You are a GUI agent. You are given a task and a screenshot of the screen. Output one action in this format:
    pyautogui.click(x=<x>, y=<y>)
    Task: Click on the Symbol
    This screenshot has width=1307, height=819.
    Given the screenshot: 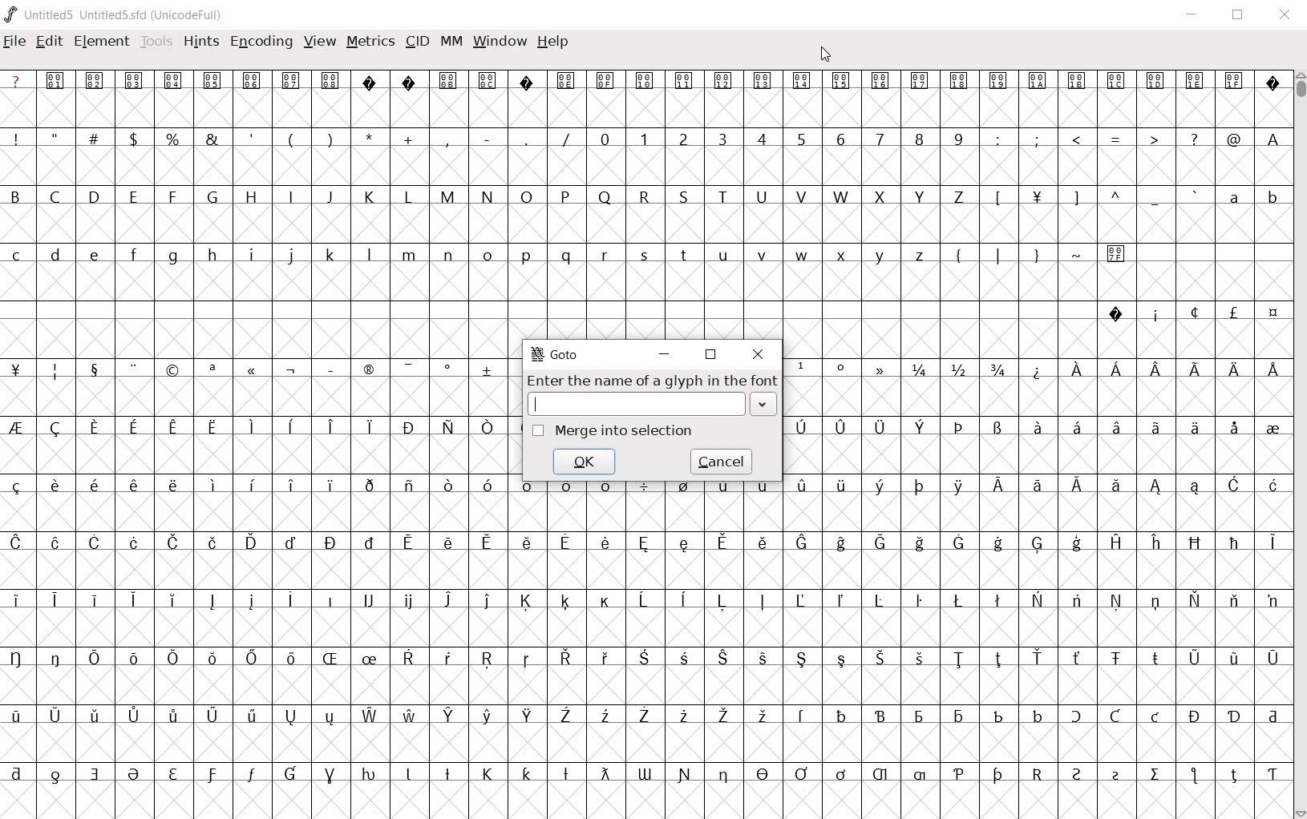 What is the action you would take?
    pyautogui.click(x=92, y=656)
    